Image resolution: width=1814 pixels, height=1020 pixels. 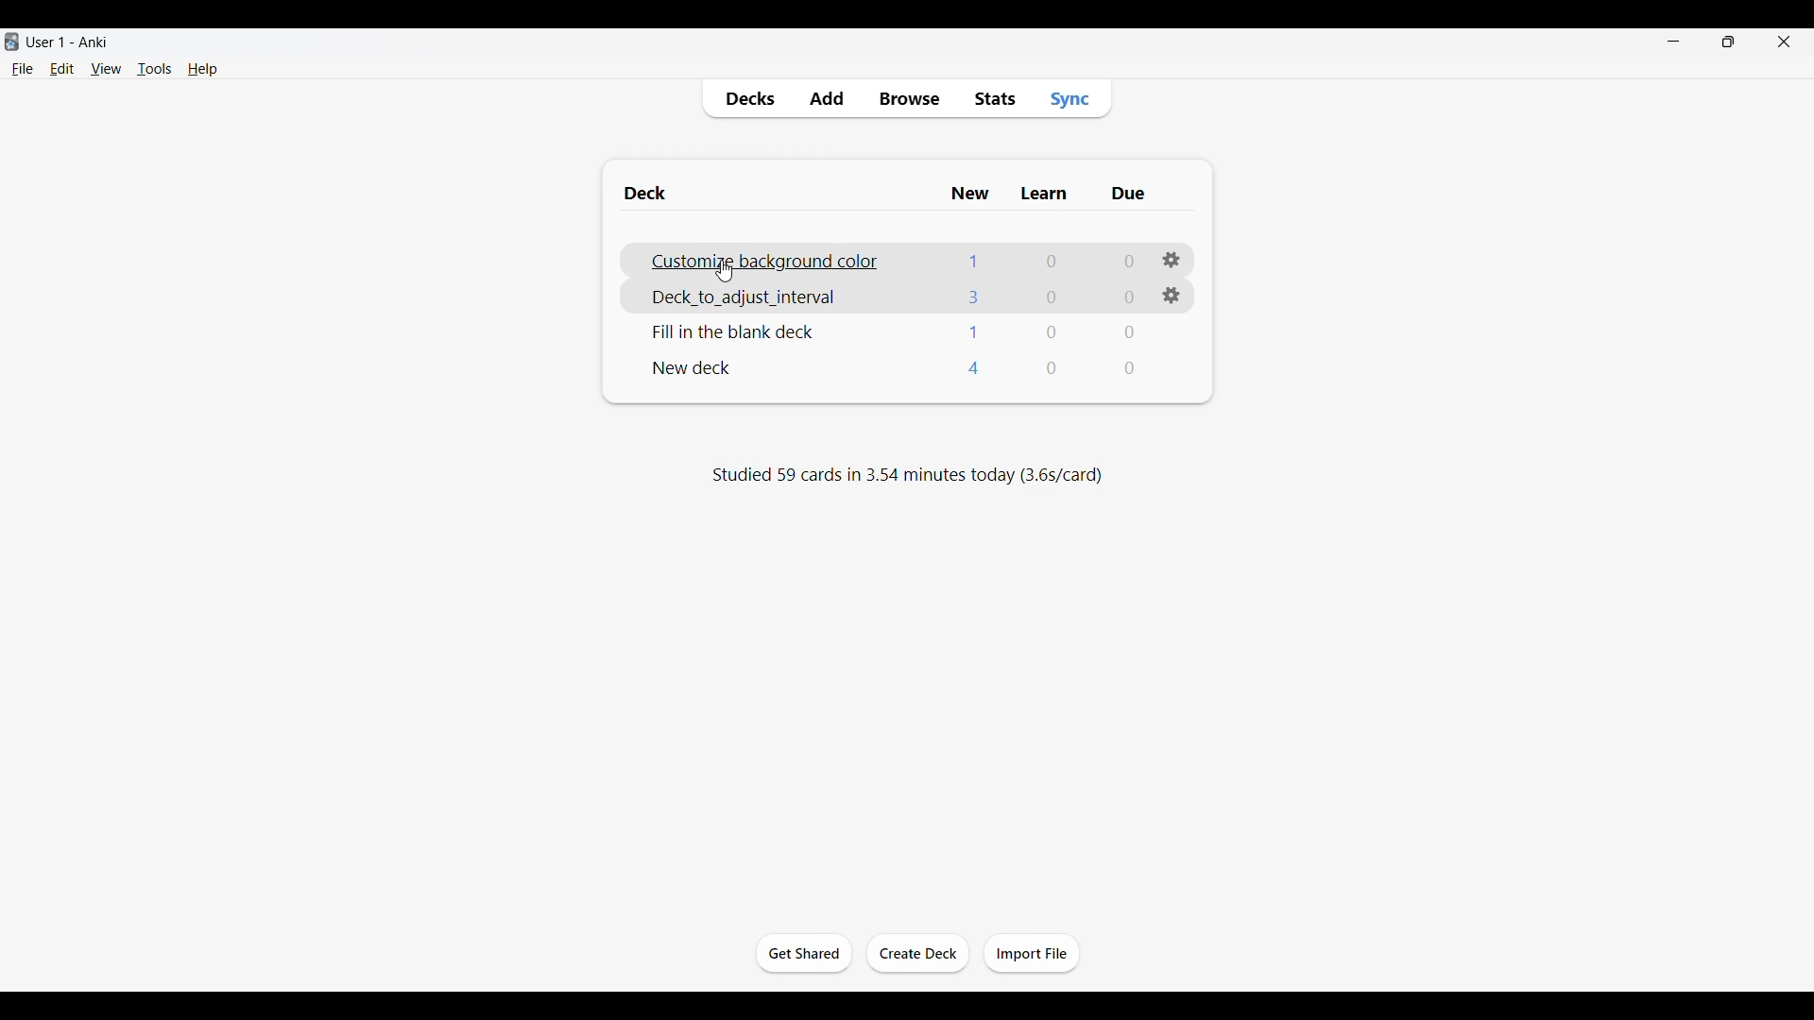 What do you see at coordinates (1043, 194) in the screenshot?
I see `Learn column` at bounding box center [1043, 194].